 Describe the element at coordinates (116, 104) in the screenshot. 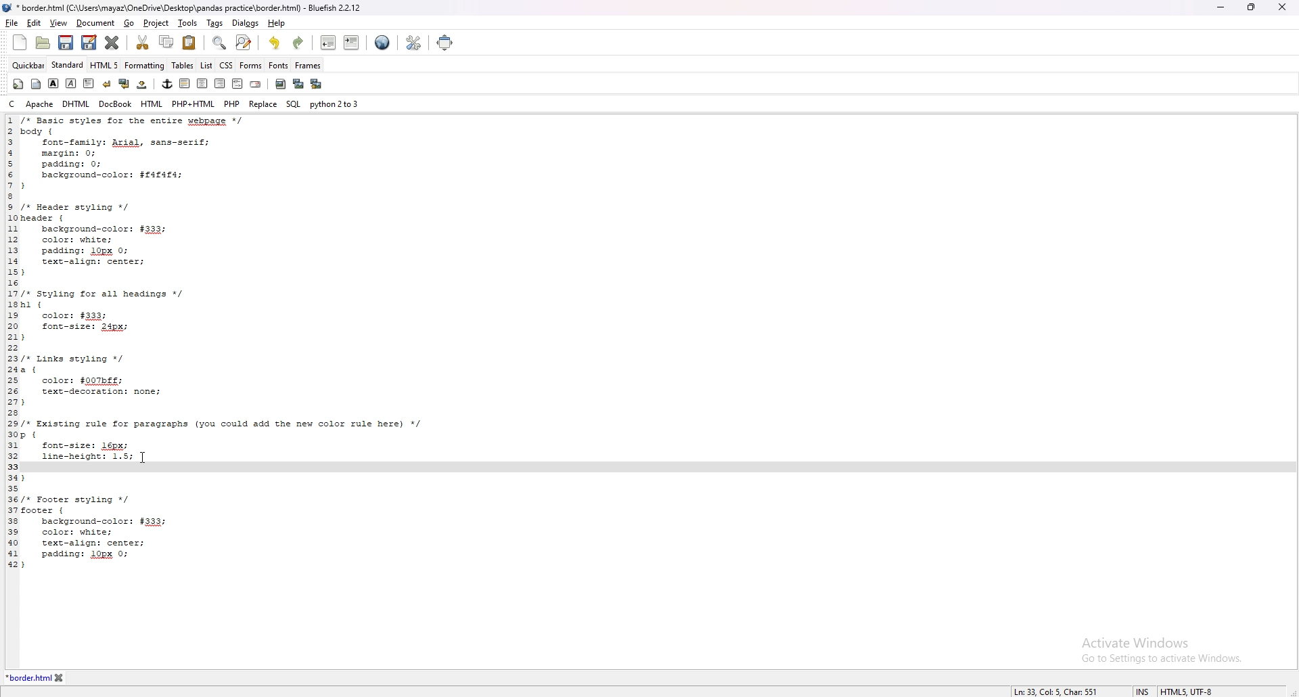

I see `docbook` at that location.